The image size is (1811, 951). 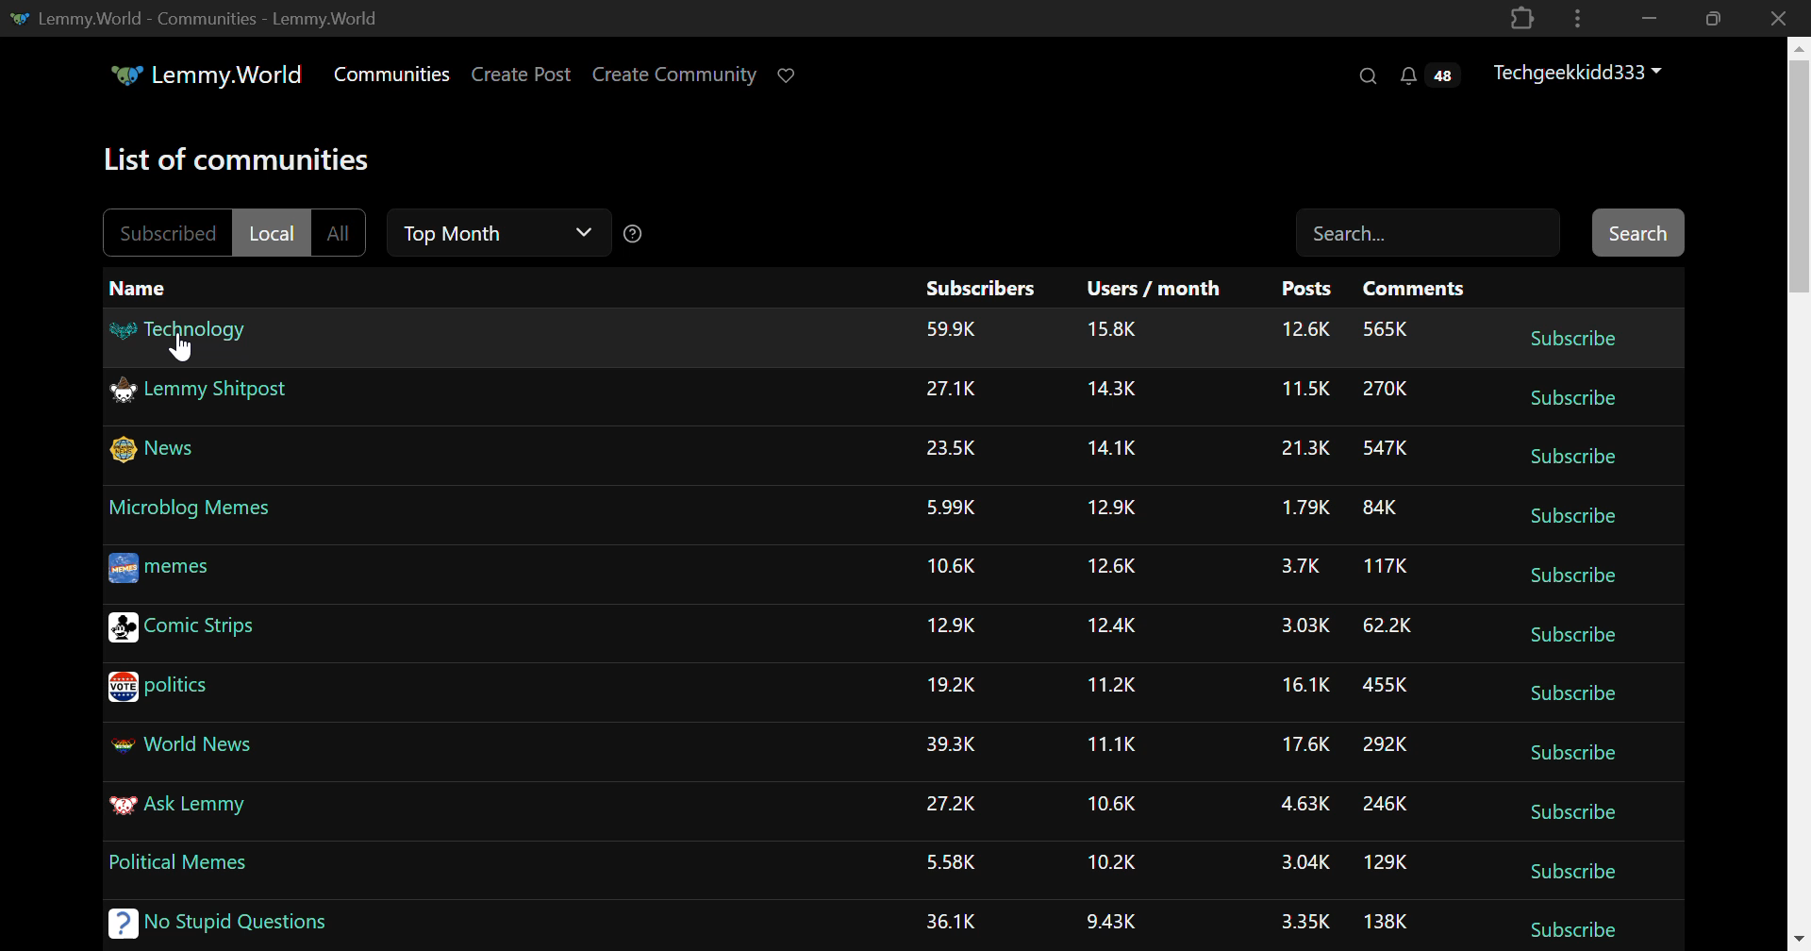 What do you see at coordinates (142, 287) in the screenshot?
I see `Name` at bounding box center [142, 287].